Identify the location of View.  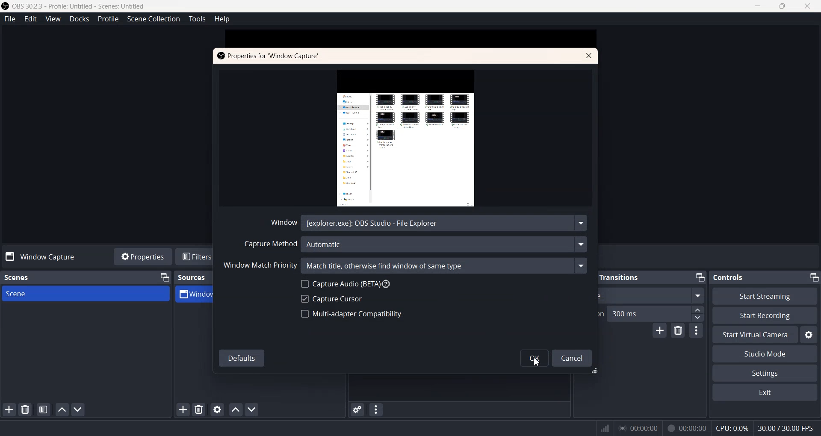
(53, 19).